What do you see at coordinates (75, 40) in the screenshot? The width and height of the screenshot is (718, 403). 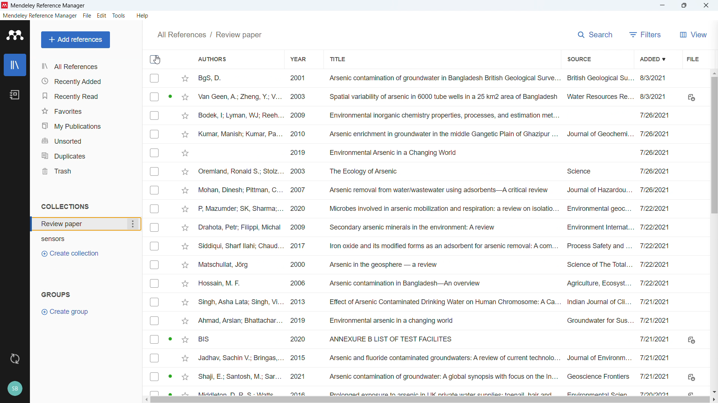 I see `Add references ` at bounding box center [75, 40].